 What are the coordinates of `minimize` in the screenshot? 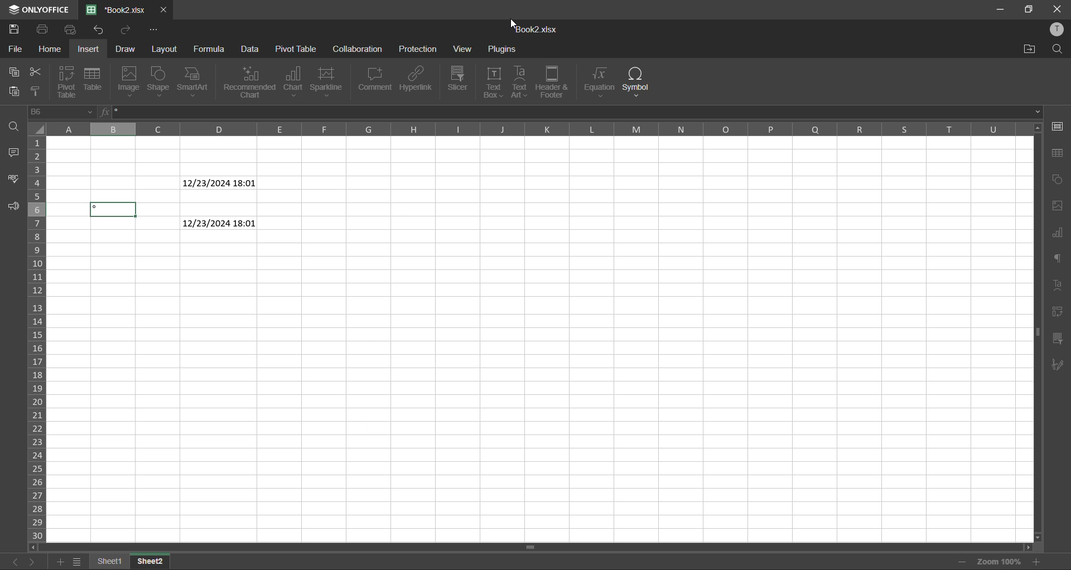 It's located at (997, 10).